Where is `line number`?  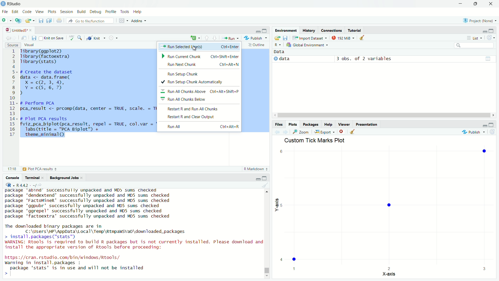 line number is located at coordinates (13, 93).